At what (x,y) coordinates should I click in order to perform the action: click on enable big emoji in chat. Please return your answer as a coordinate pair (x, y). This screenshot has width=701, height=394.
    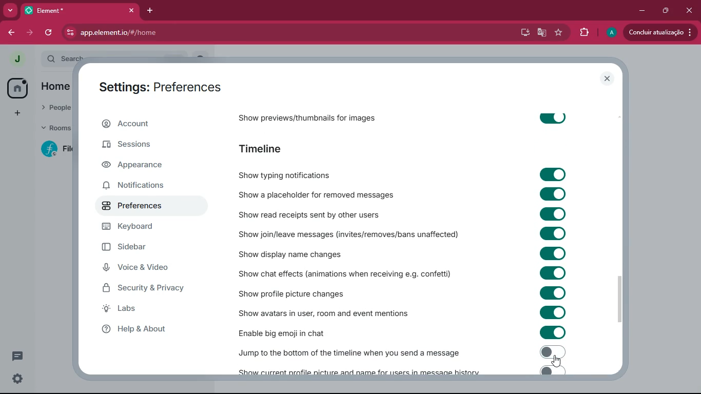
    Looking at the image, I should click on (290, 331).